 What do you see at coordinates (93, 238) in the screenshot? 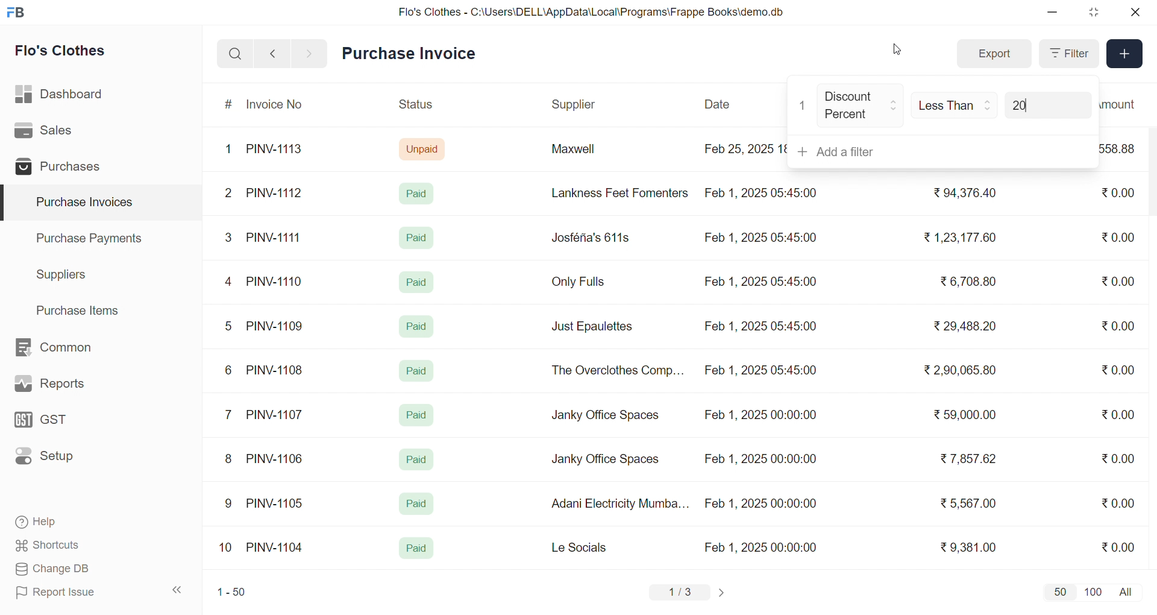
I see `Purchase Payments` at bounding box center [93, 238].